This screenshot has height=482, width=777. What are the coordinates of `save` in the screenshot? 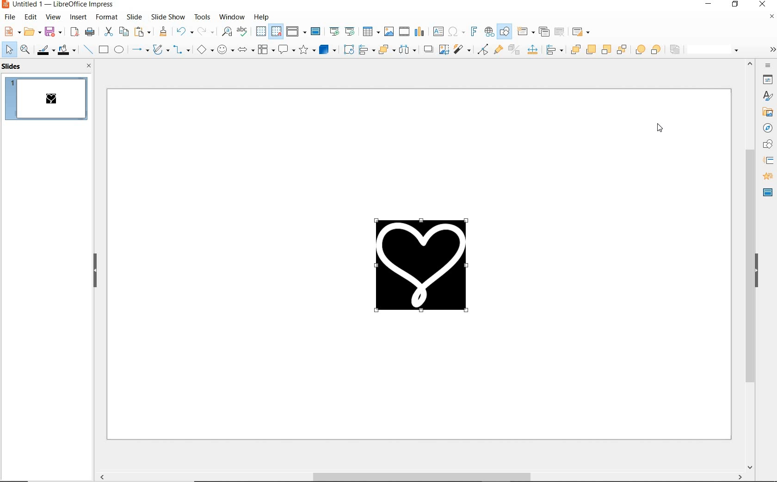 It's located at (54, 32).